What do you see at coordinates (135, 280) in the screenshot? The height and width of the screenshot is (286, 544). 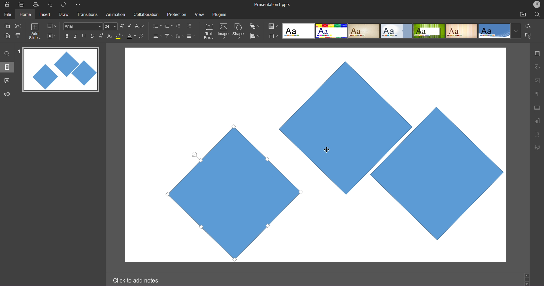 I see `Click to add notes` at bounding box center [135, 280].